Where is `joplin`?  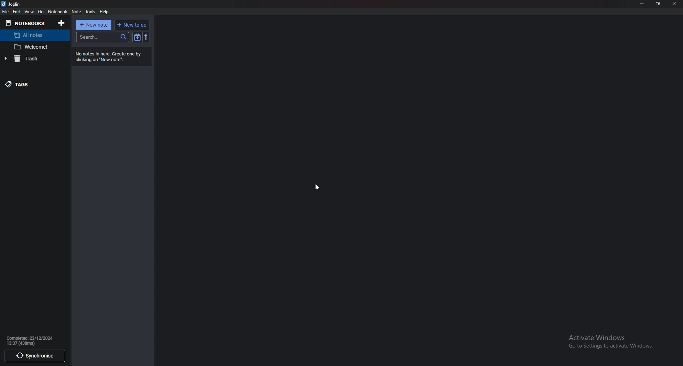 joplin is located at coordinates (12, 4).